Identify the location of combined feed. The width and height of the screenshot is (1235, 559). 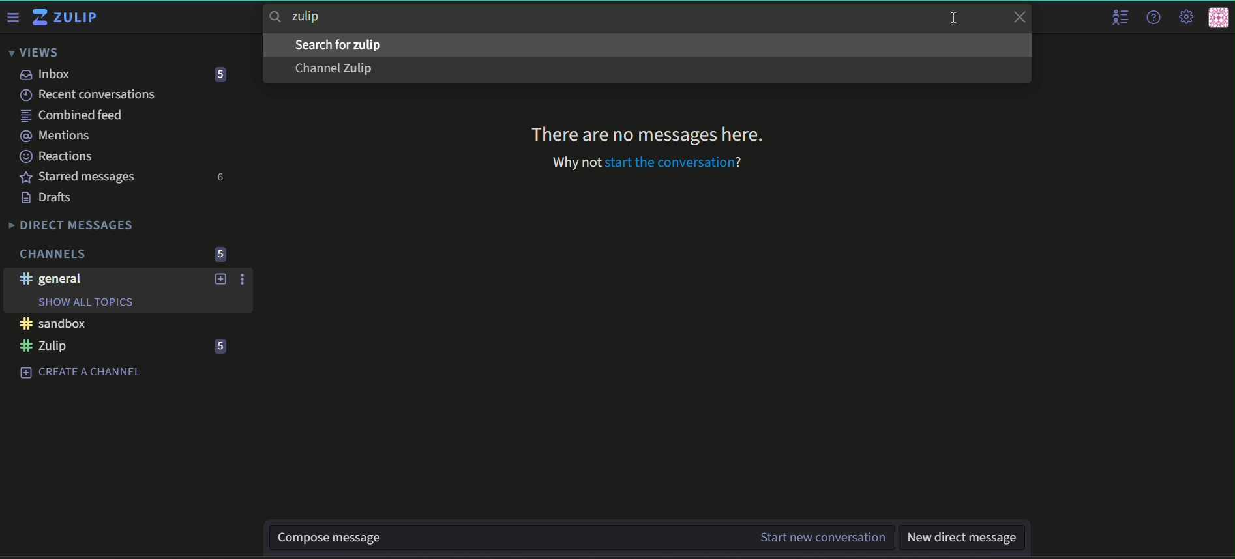
(71, 115).